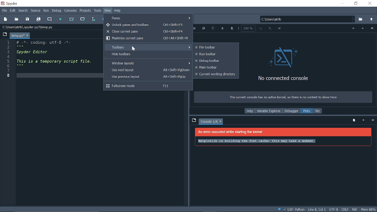 This screenshot has width=377, height=212. What do you see at coordinates (250, 111) in the screenshot?
I see `Help` at bounding box center [250, 111].